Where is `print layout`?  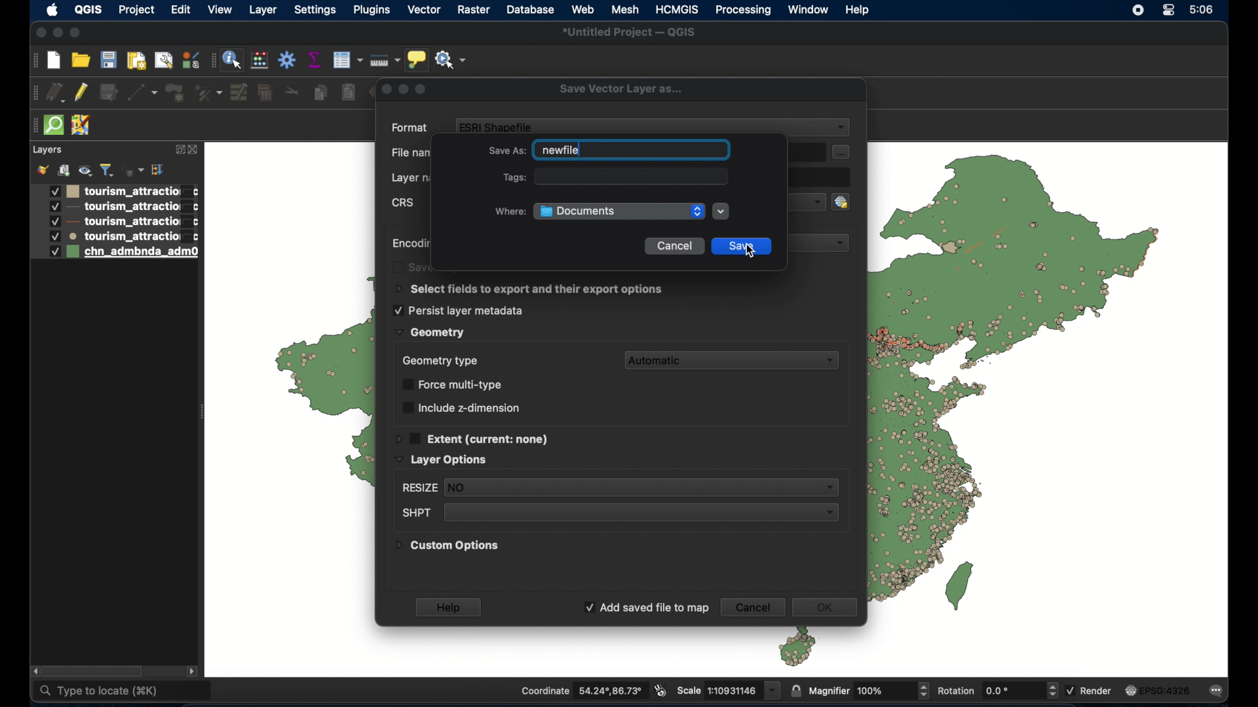
print layout is located at coordinates (137, 60).